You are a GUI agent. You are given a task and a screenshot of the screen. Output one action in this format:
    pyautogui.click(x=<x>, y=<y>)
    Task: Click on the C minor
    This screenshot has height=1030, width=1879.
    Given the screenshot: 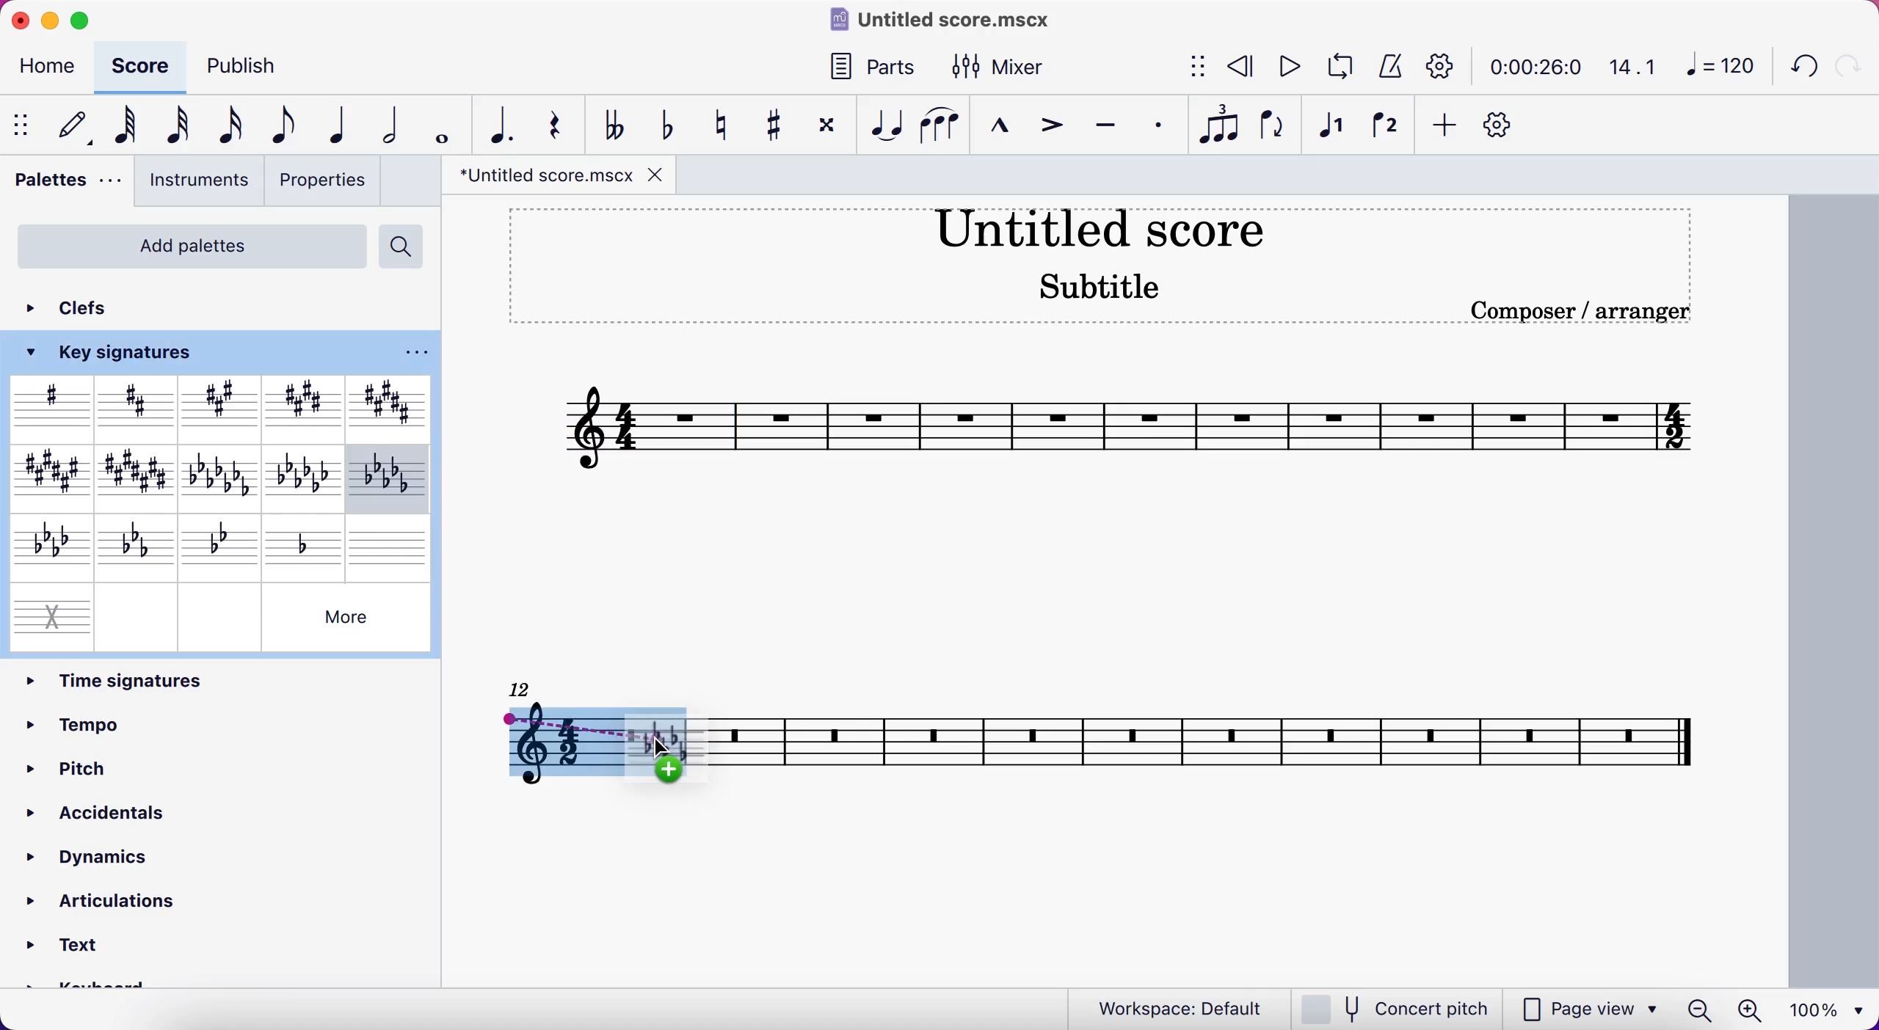 What is the action you would take?
    pyautogui.click(x=136, y=545)
    